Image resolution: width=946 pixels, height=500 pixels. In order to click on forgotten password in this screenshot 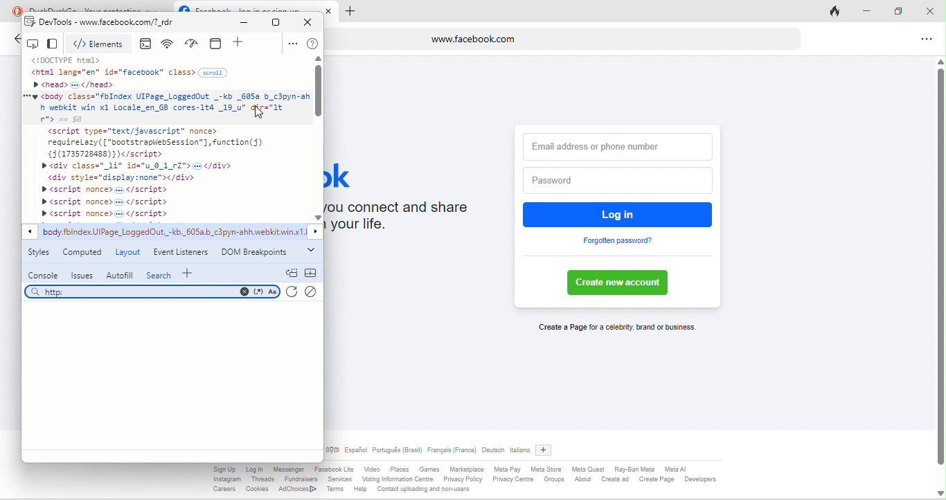, I will do `click(618, 241)`.